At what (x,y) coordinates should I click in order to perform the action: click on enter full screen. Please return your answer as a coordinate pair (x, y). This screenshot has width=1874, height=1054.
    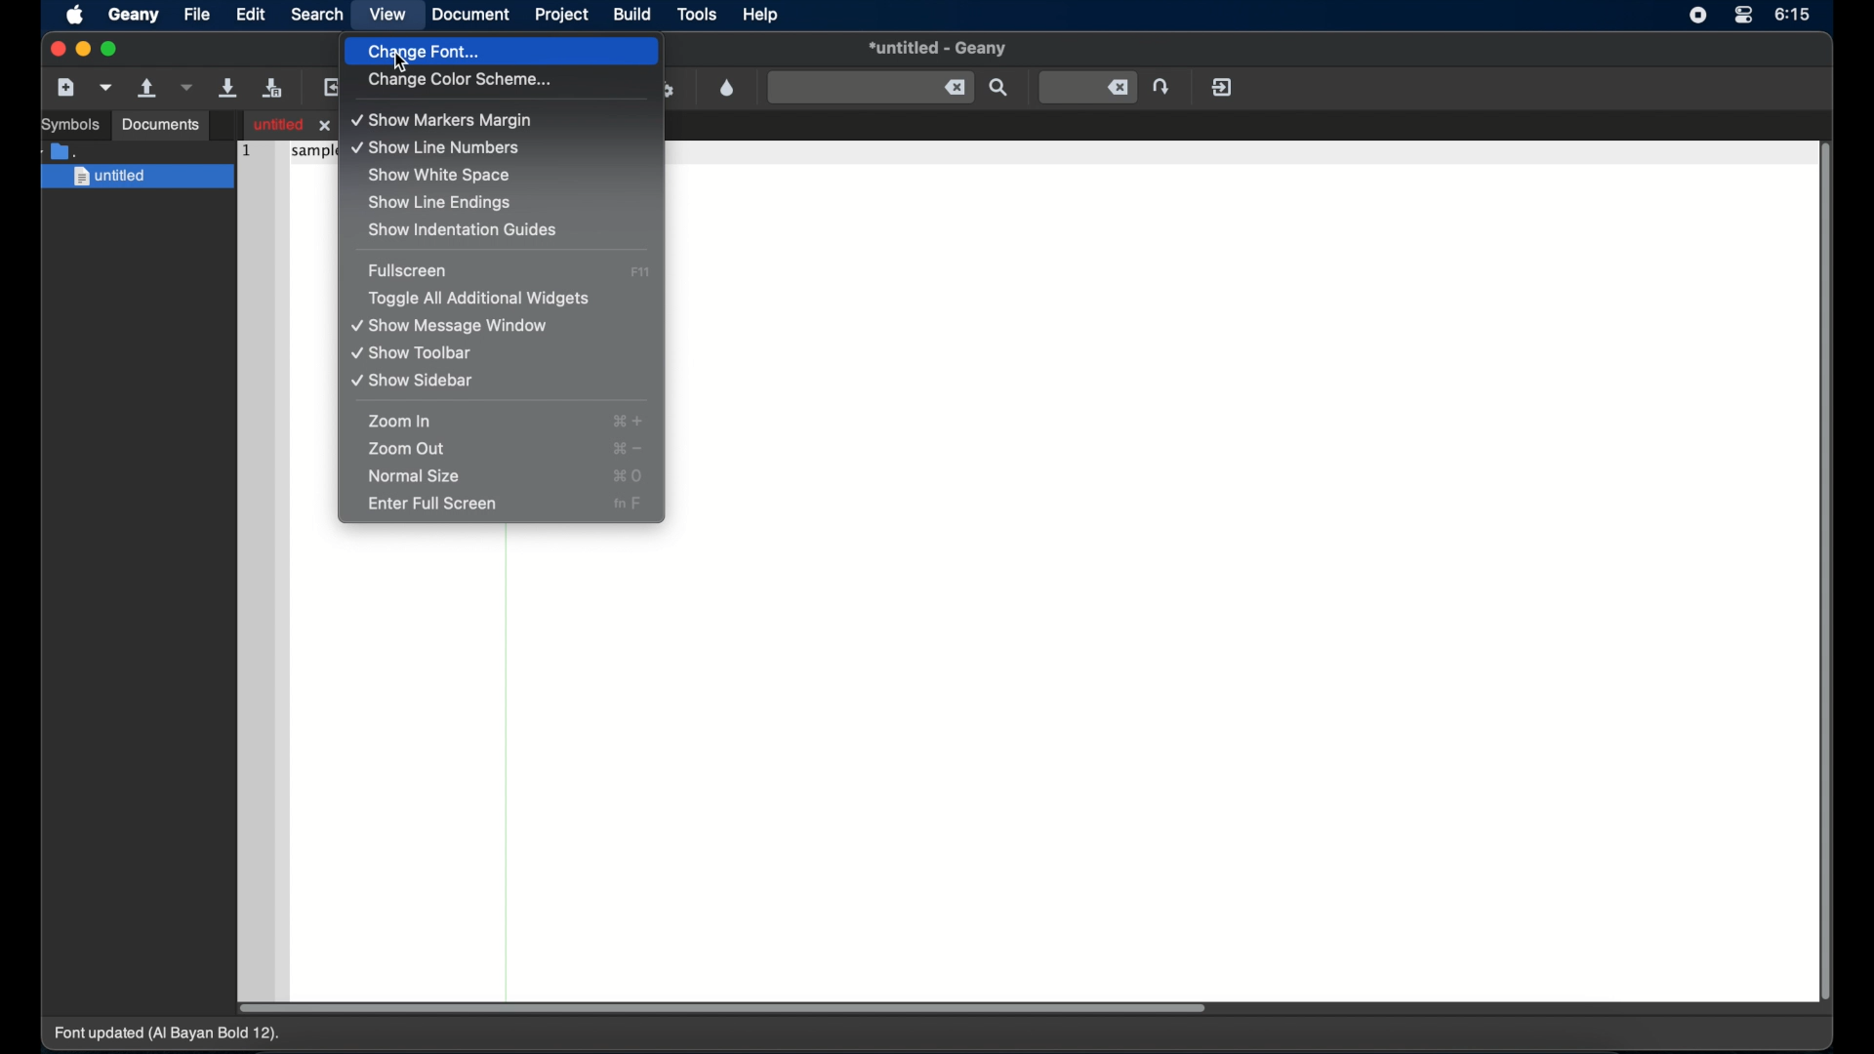
    Looking at the image, I should click on (432, 504).